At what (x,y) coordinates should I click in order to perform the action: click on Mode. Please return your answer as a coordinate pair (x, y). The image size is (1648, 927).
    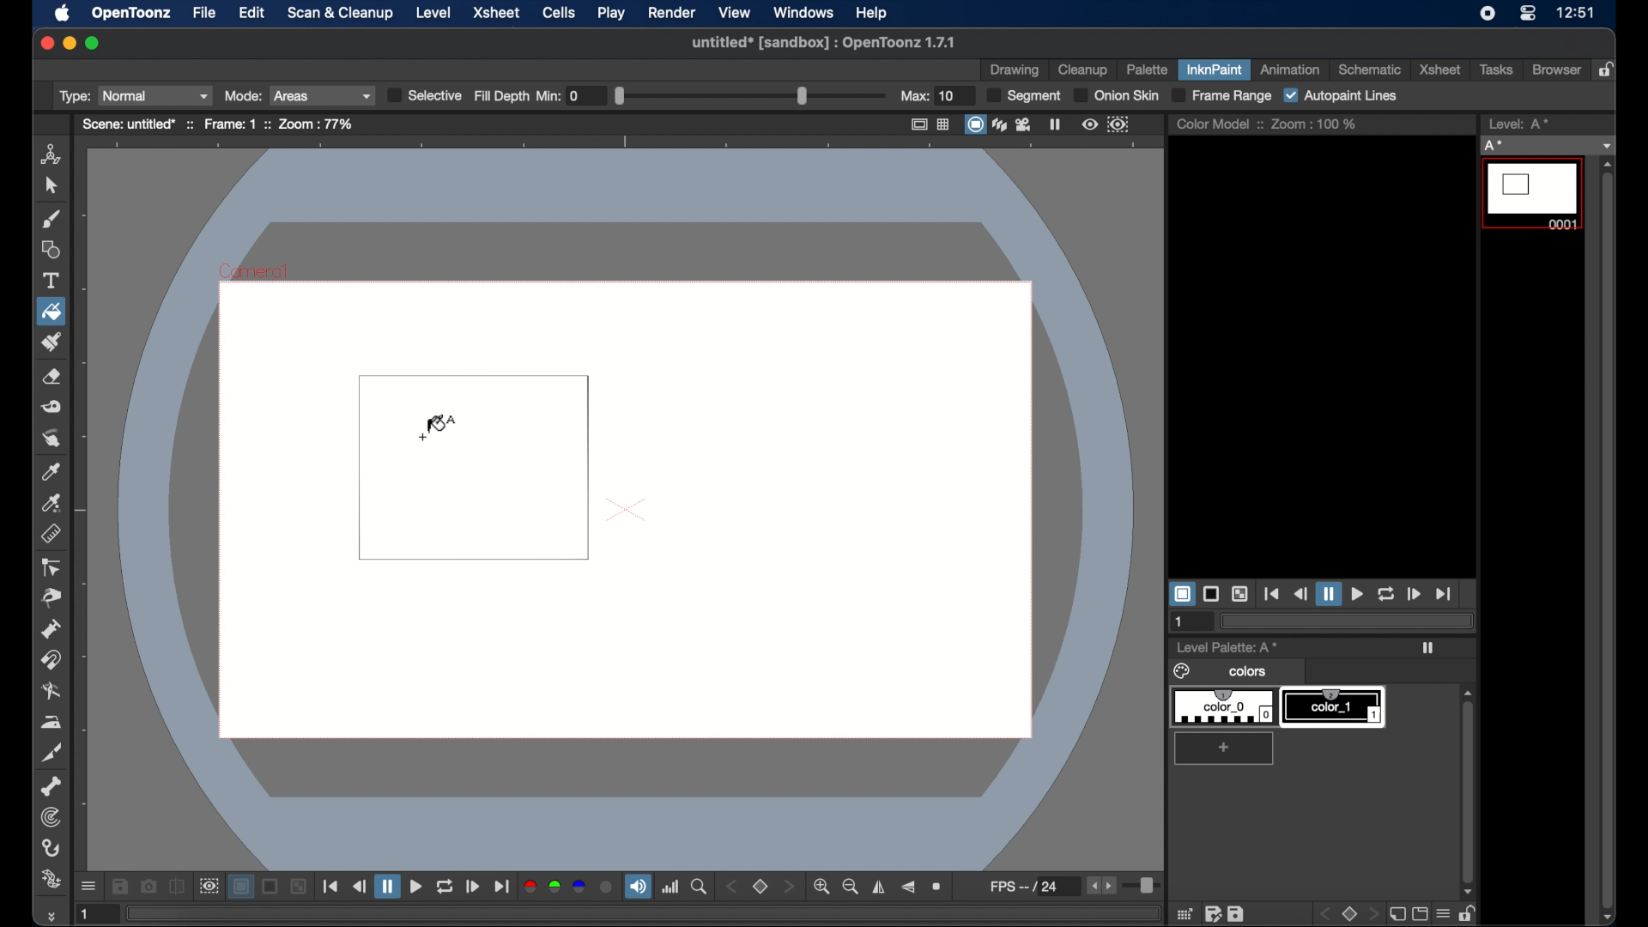
    Looking at the image, I should click on (295, 95).